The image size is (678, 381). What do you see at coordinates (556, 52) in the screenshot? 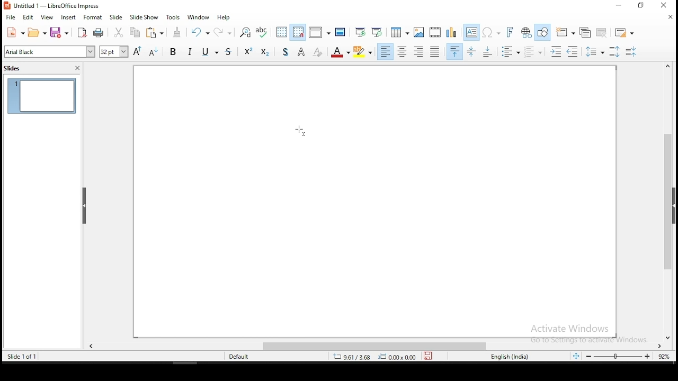
I see `Increase Indent` at bounding box center [556, 52].